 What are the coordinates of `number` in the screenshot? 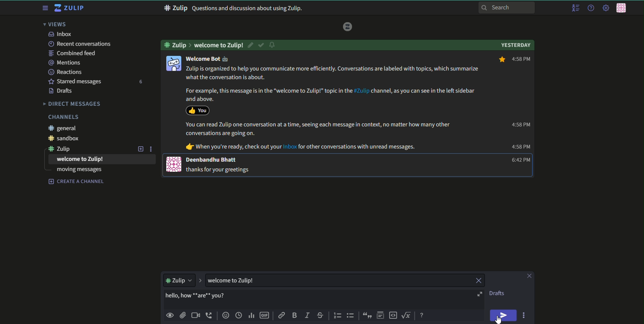 It's located at (140, 82).